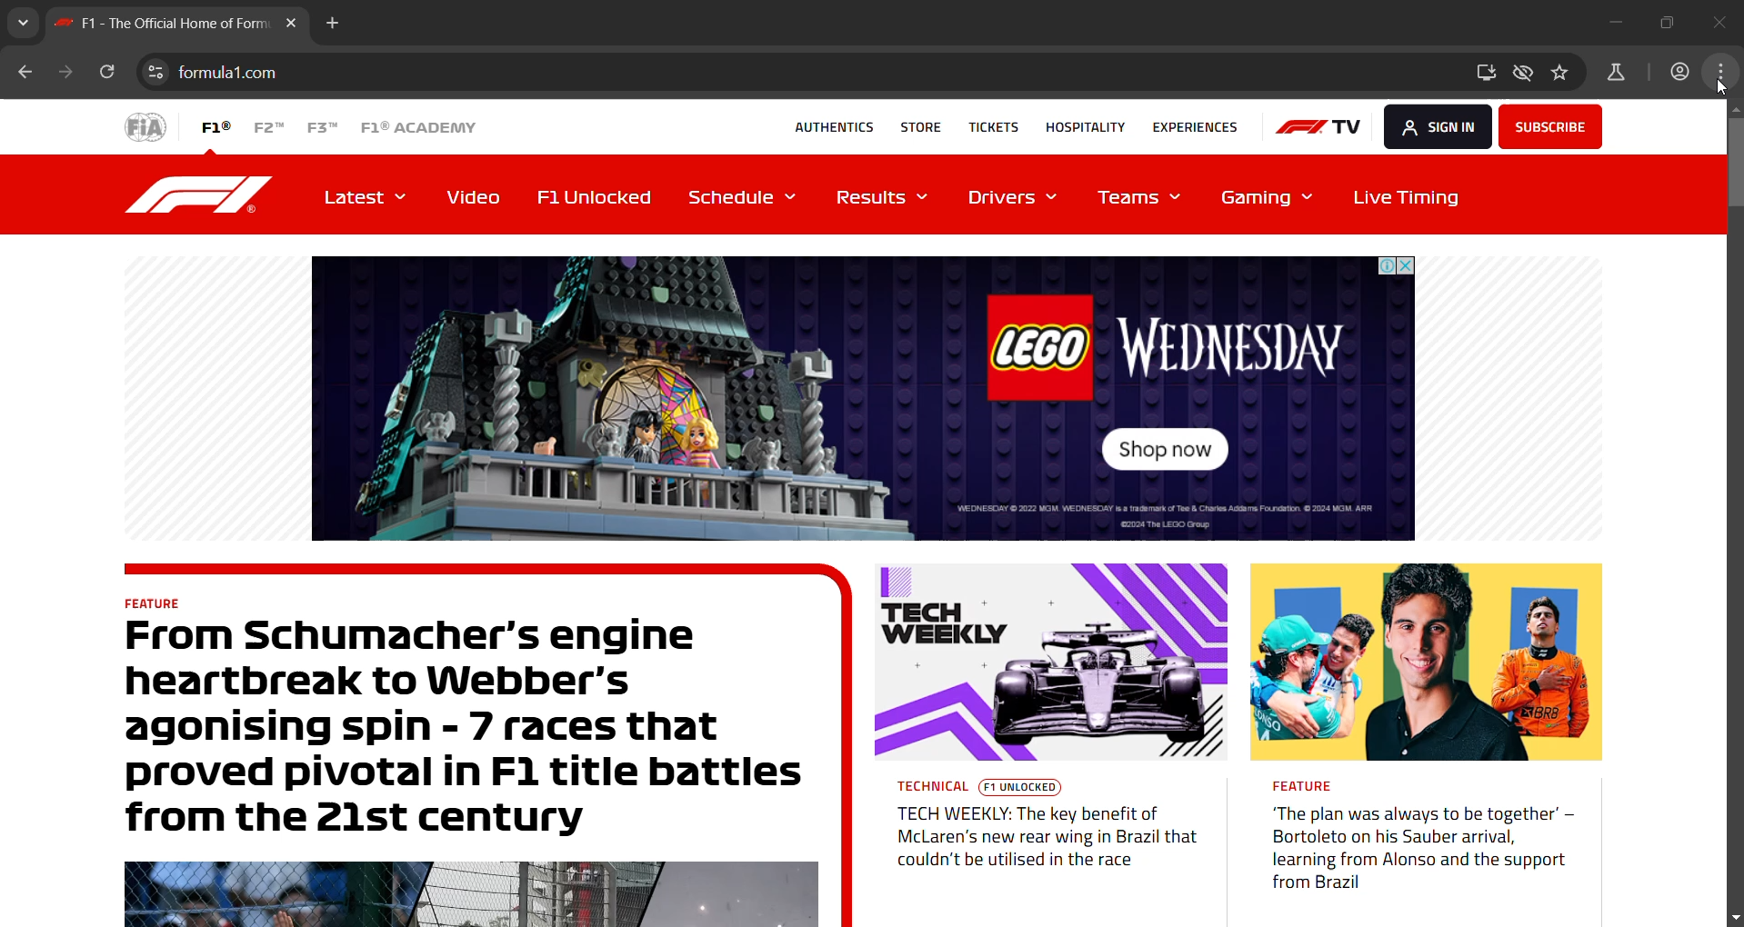 The image size is (1744, 927). Describe the element at coordinates (988, 125) in the screenshot. I see `TICKETS` at that location.